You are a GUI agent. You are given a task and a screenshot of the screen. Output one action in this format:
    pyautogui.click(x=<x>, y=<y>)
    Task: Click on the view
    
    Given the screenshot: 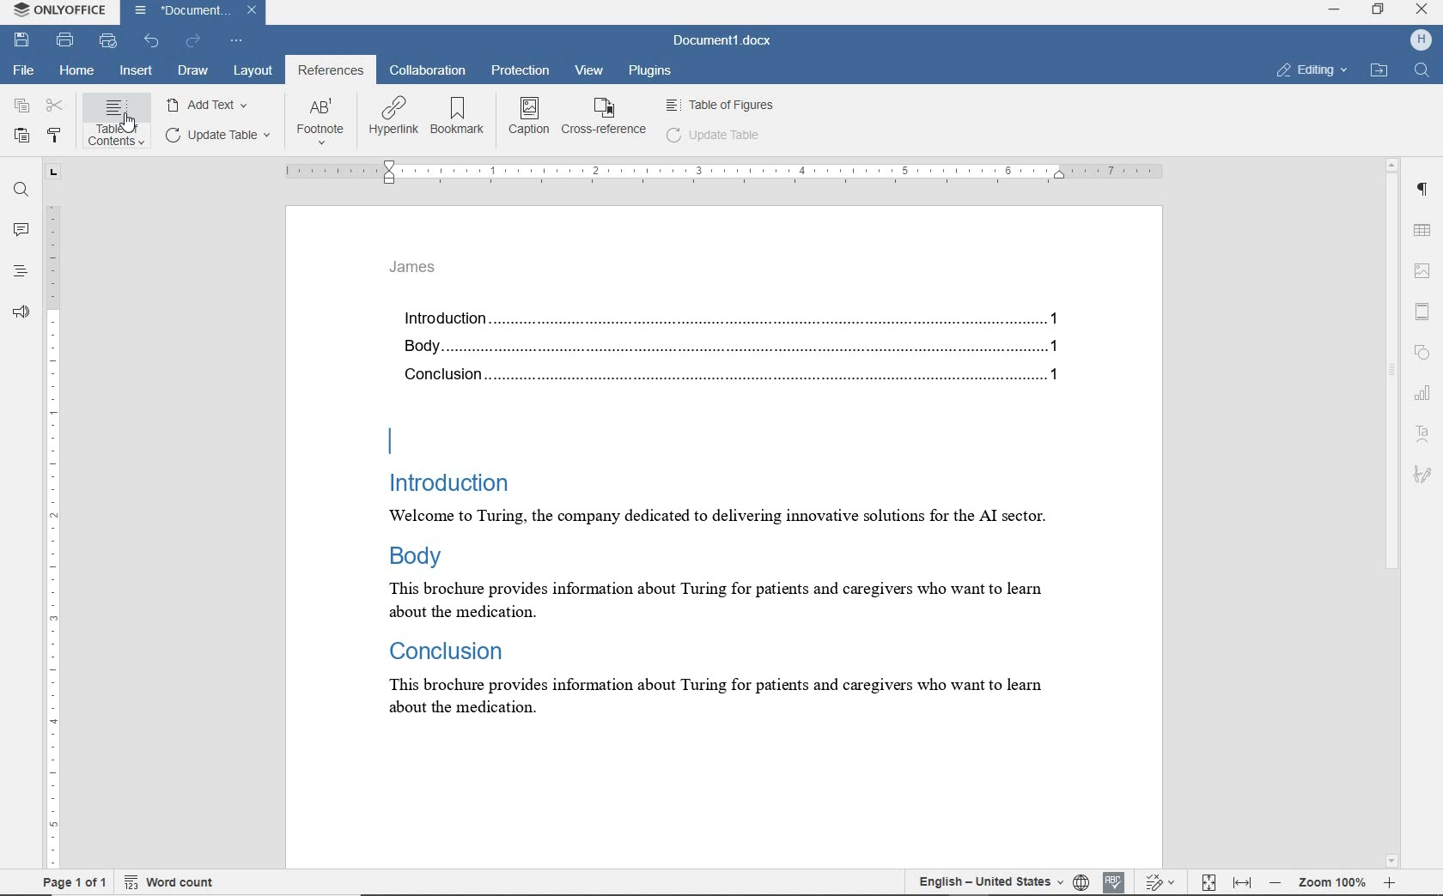 What is the action you would take?
    pyautogui.click(x=590, y=70)
    